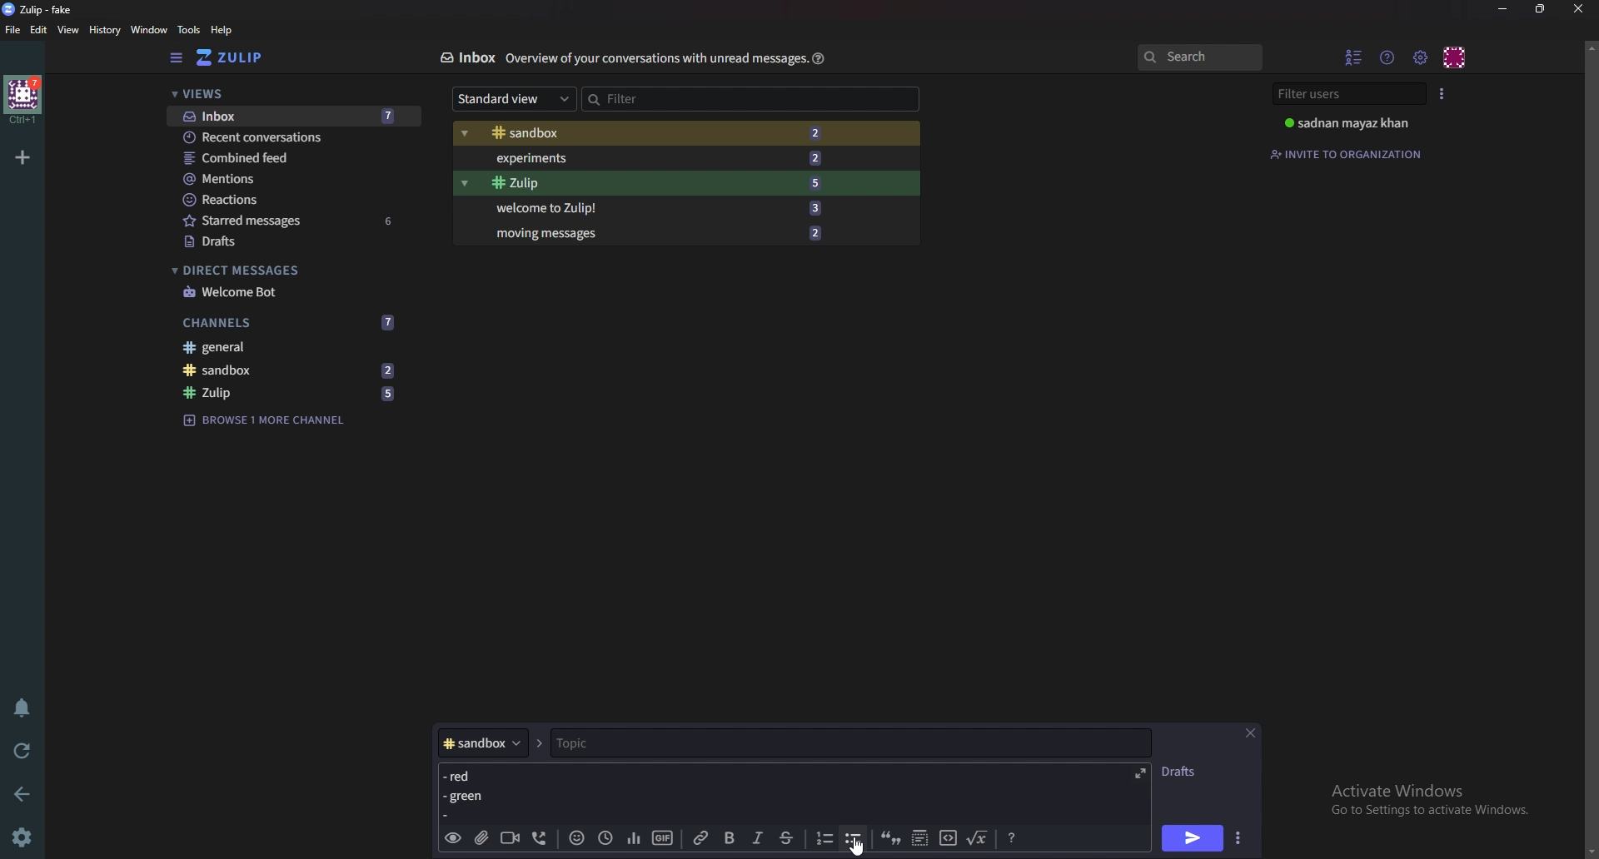 Image resolution: width=1599 pixels, height=859 pixels. Describe the element at coordinates (543, 837) in the screenshot. I see `Voice call` at that location.